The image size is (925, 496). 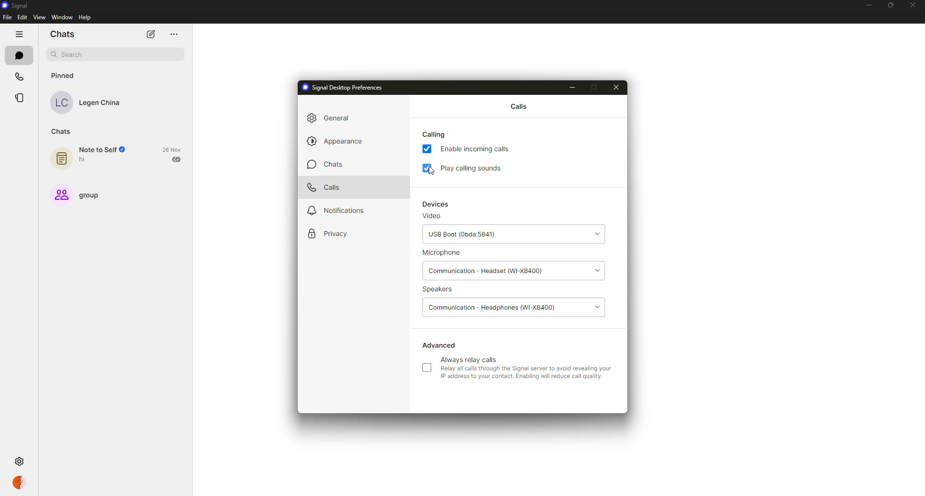 I want to click on search, so click(x=71, y=54).